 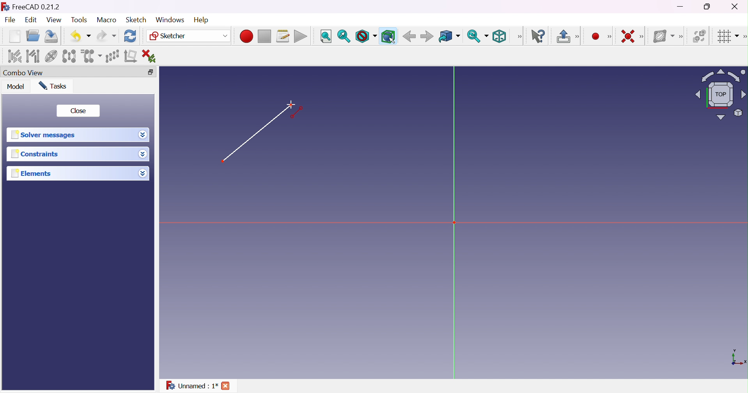 What do you see at coordinates (131, 57) in the screenshot?
I see `Remove axes alignment` at bounding box center [131, 57].